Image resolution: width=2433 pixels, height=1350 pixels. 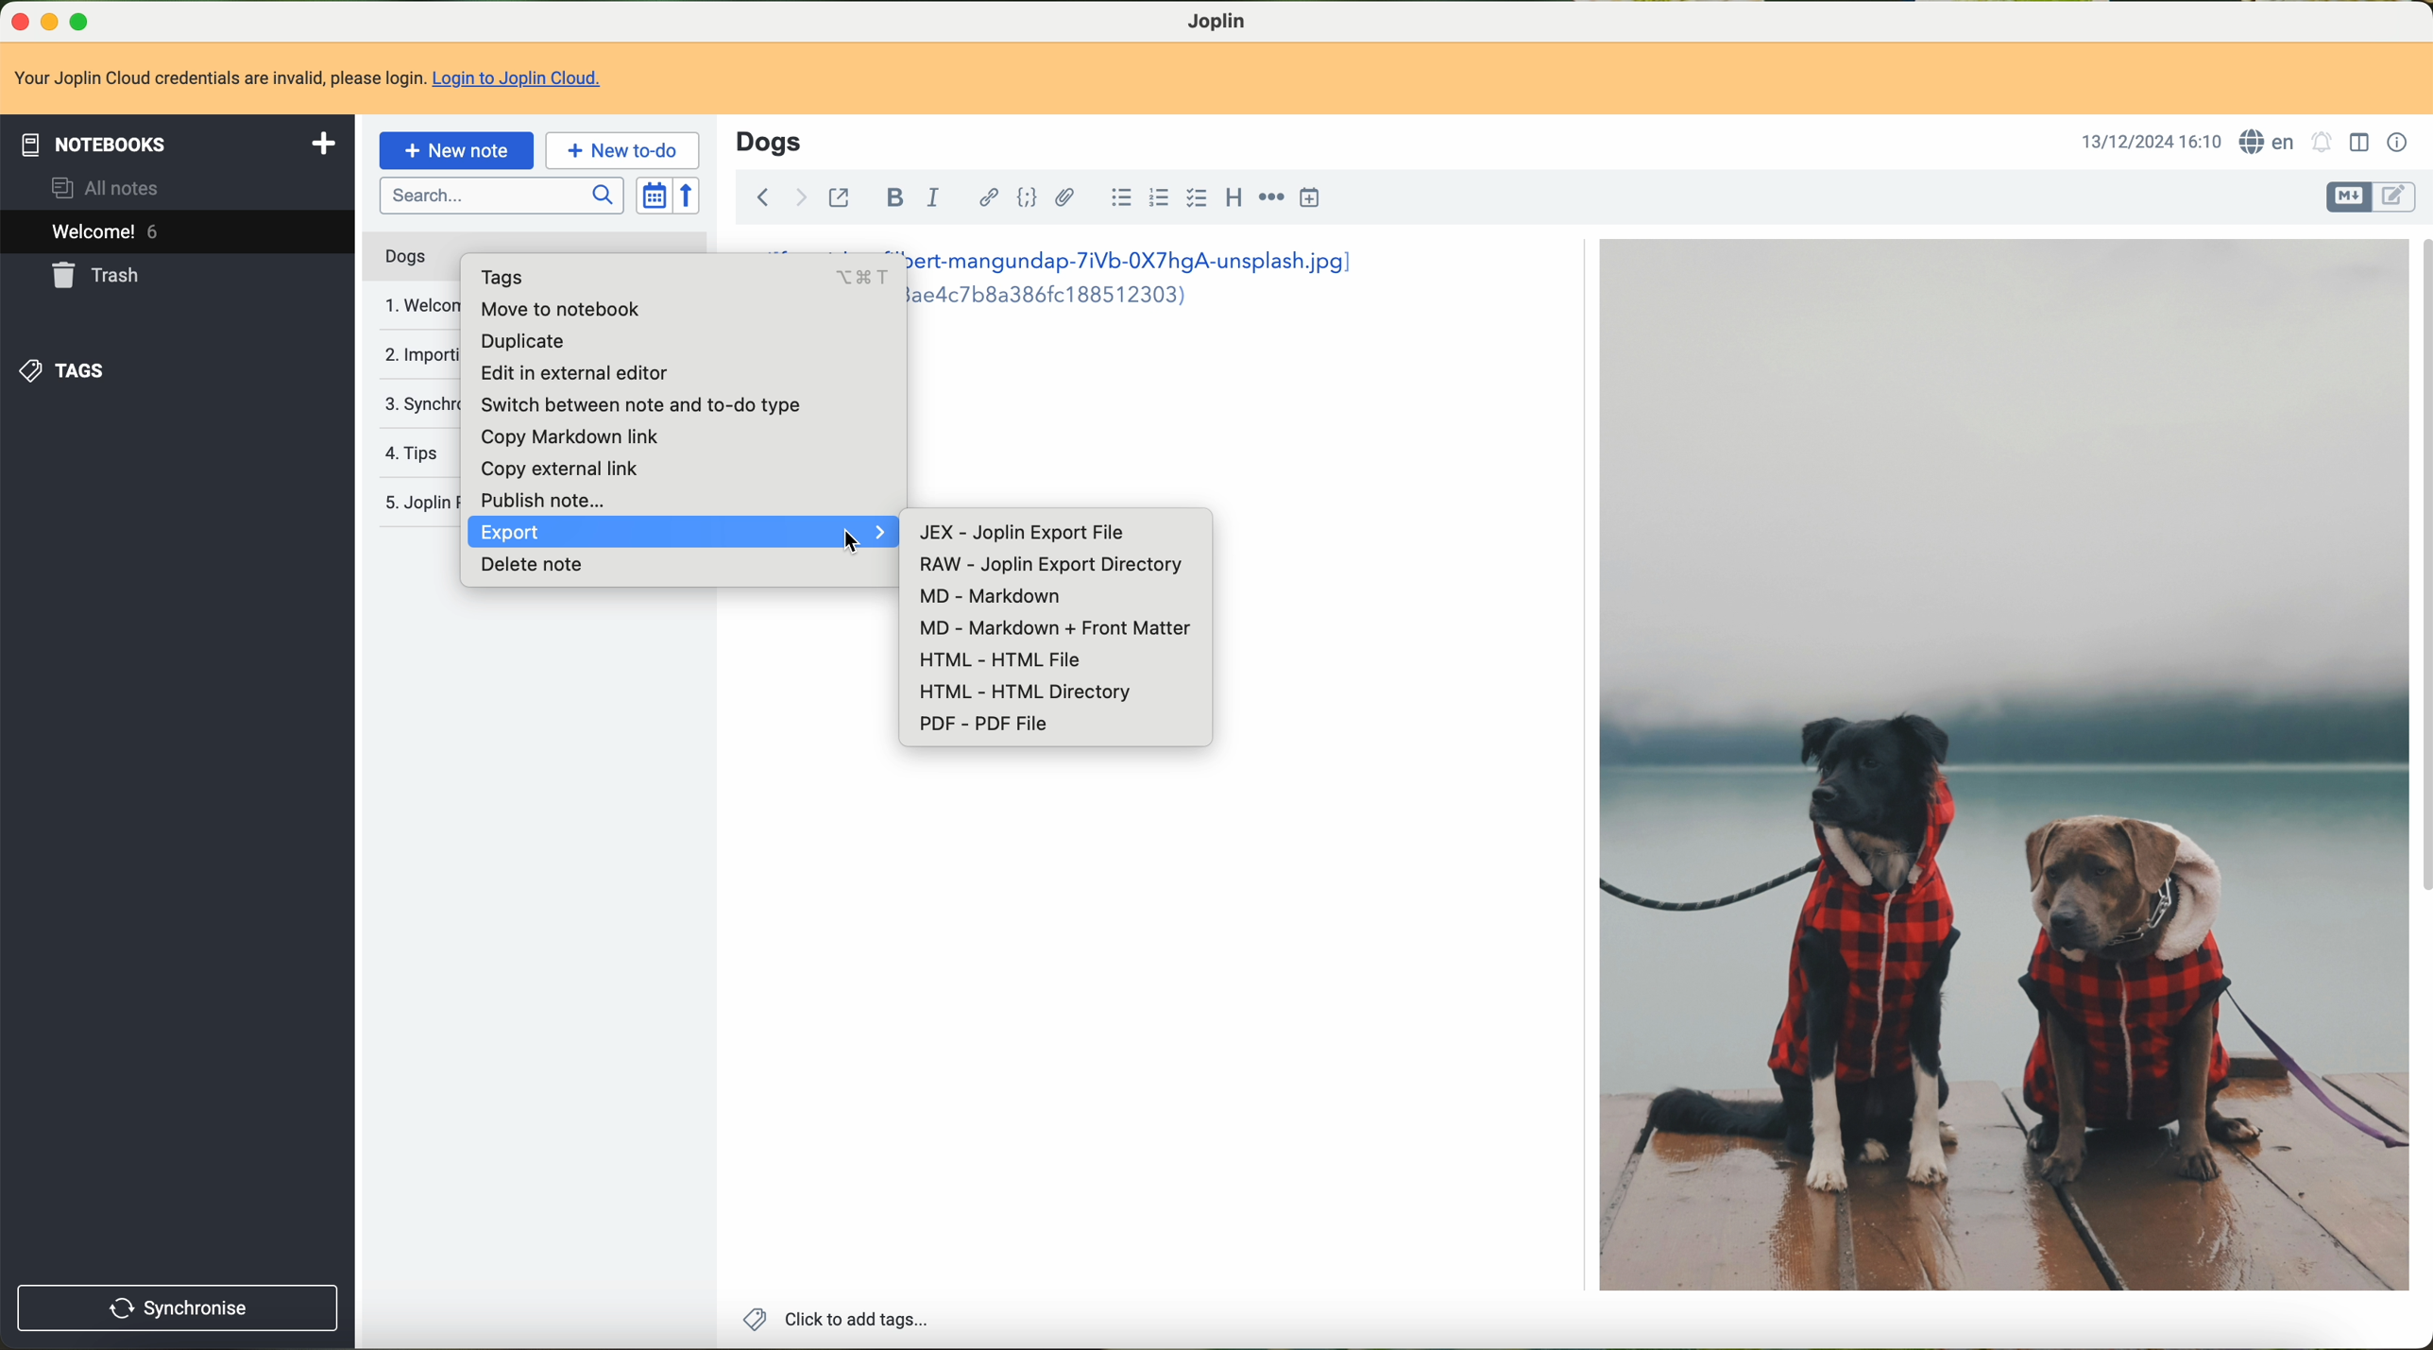 I want to click on set alarm, so click(x=2321, y=141).